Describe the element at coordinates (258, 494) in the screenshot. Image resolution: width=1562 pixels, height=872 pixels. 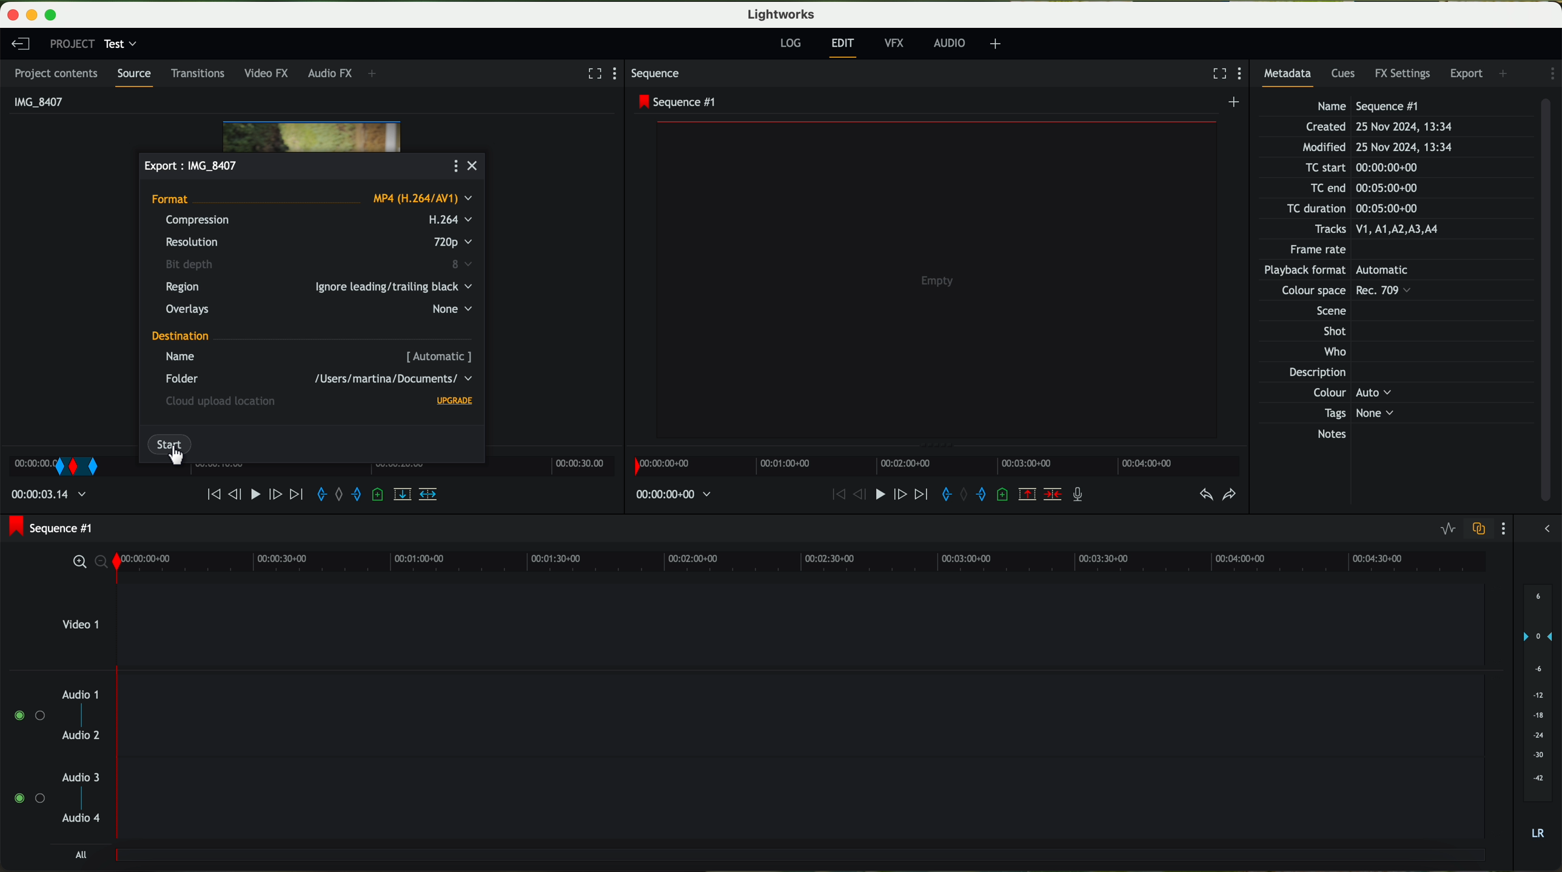
I see ` play` at that location.